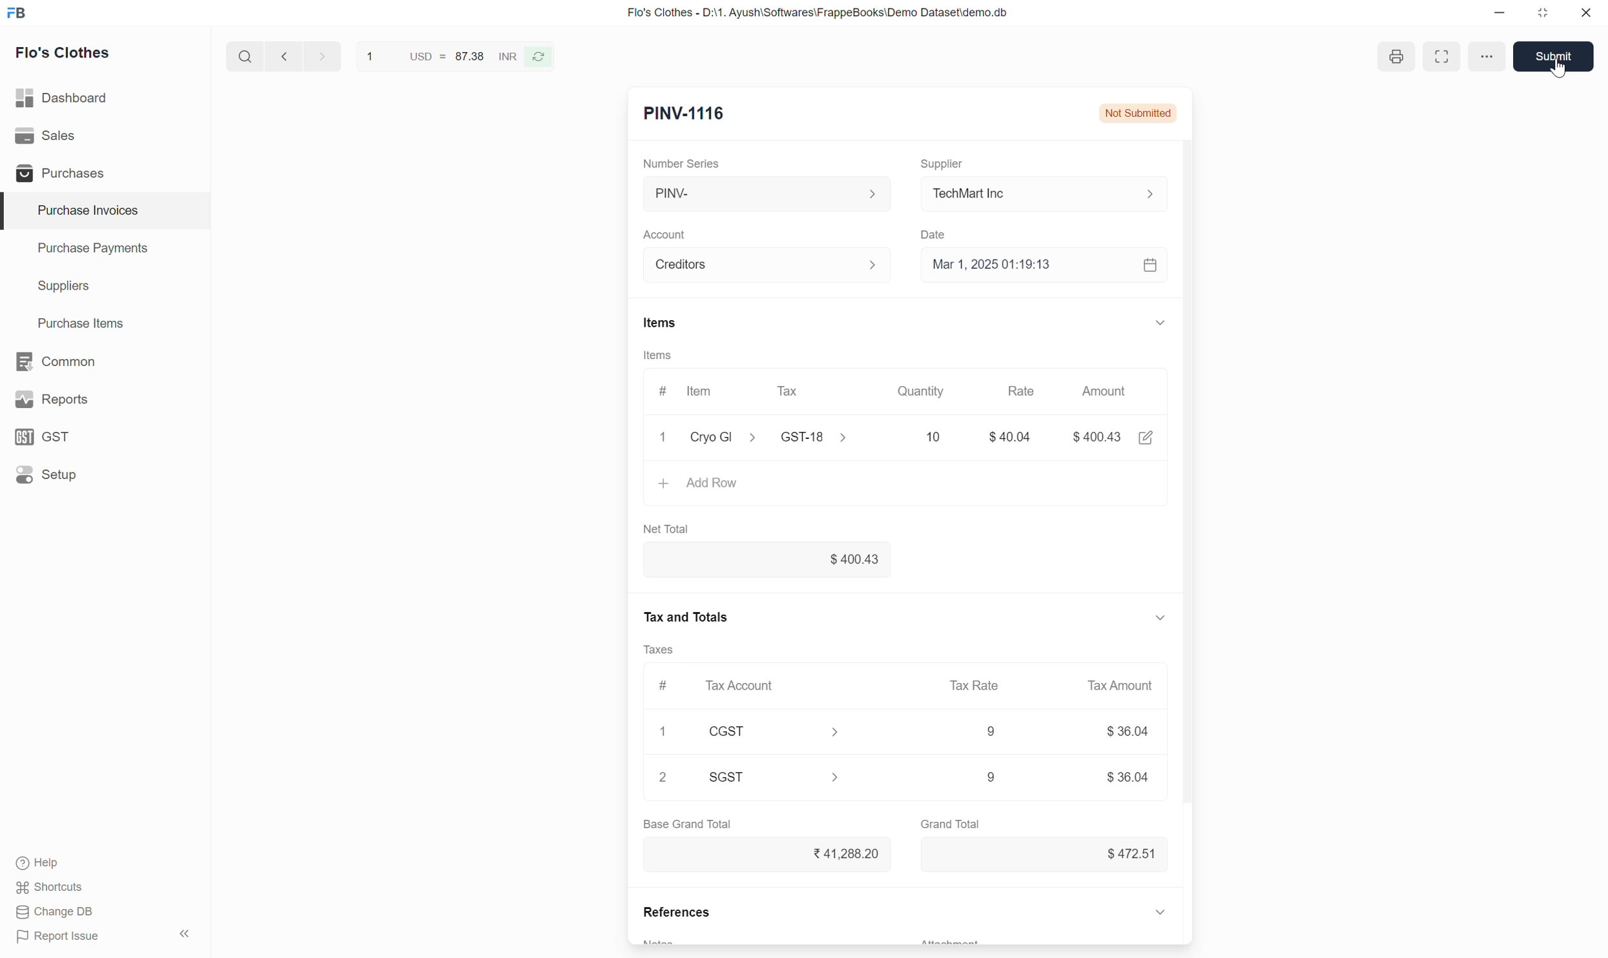  What do you see at coordinates (541, 56) in the screenshot?
I see `refresh ` at bounding box center [541, 56].